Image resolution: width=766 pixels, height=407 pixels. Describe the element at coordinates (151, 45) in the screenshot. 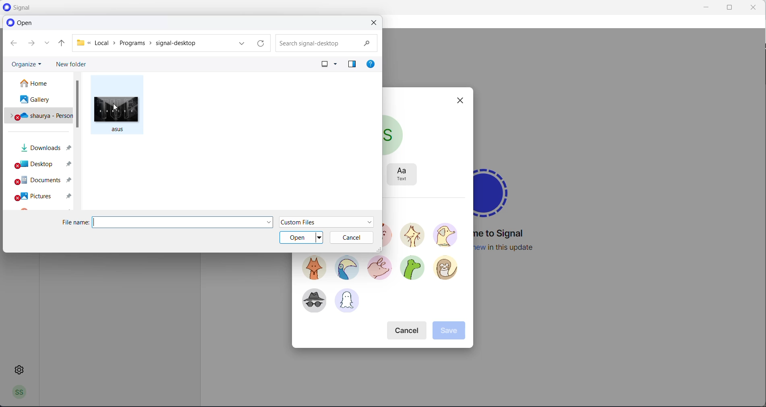

I see `path` at that location.